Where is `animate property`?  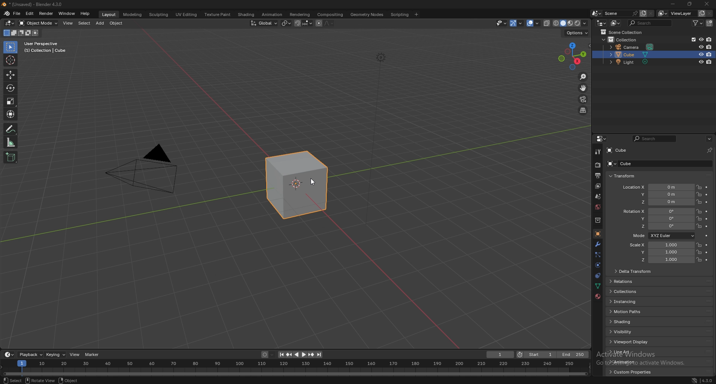 animate property is located at coordinates (708, 236).